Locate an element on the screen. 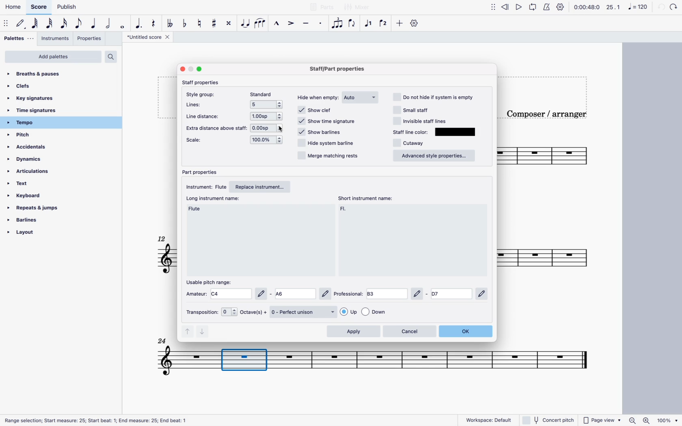  time is located at coordinates (587, 7).